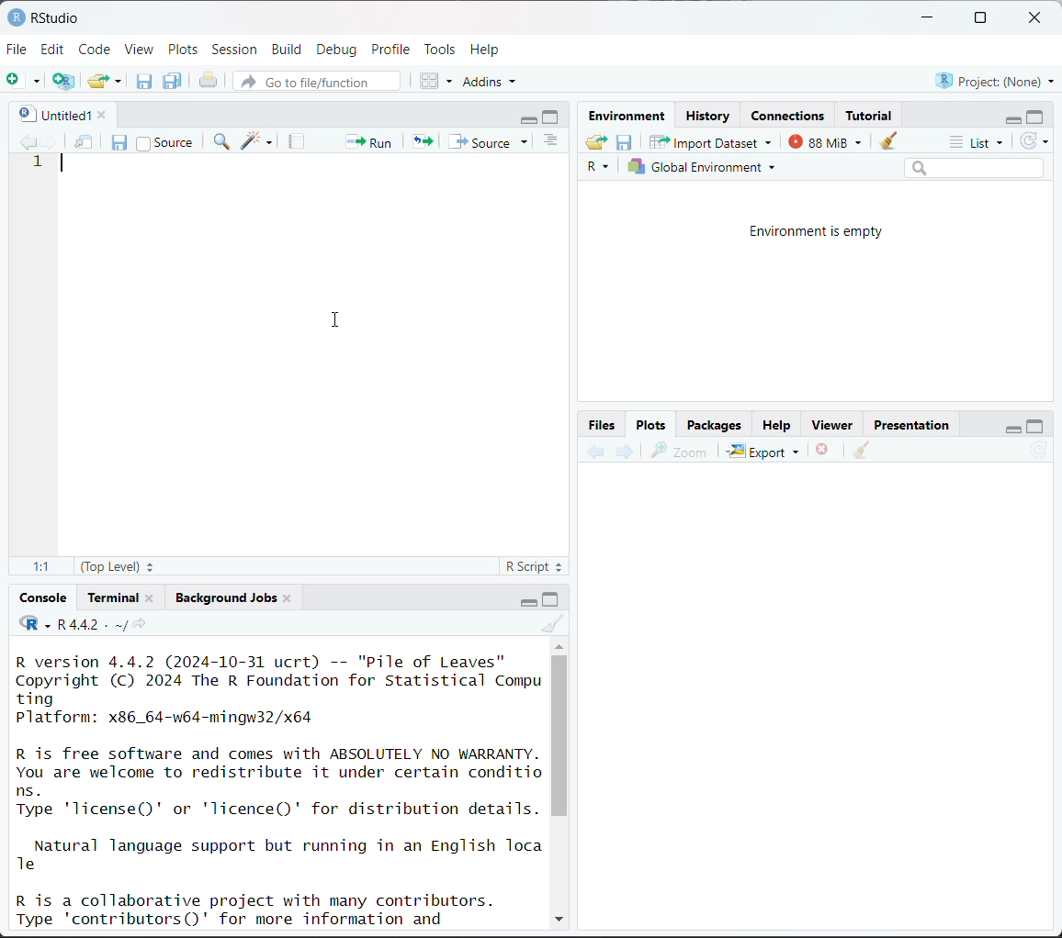 This screenshot has width=1062, height=938. What do you see at coordinates (44, 597) in the screenshot?
I see `Console` at bounding box center [44, 597].